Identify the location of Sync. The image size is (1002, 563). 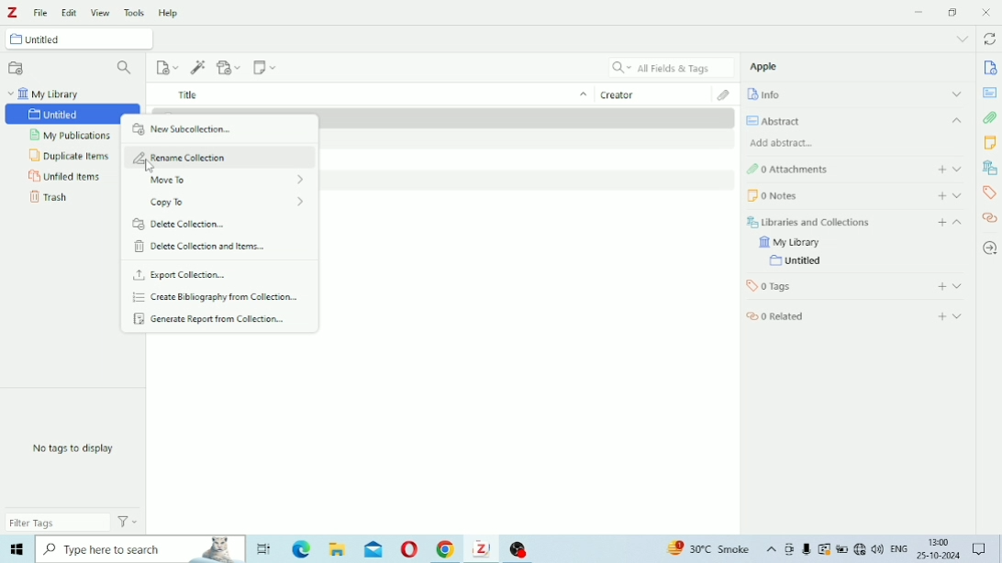
(990, 39).